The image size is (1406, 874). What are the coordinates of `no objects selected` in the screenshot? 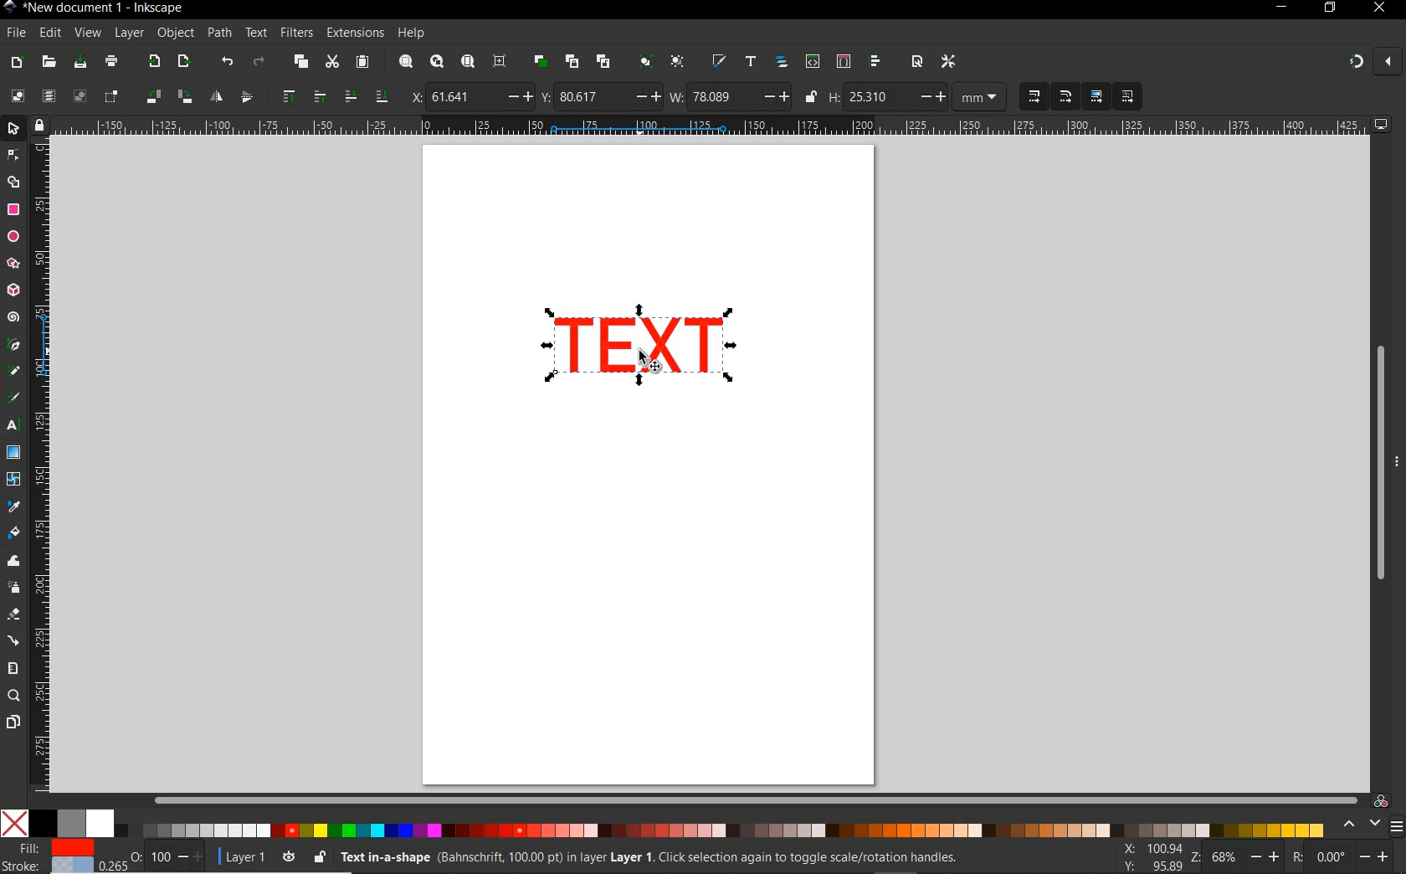 It's located at (641, 857).